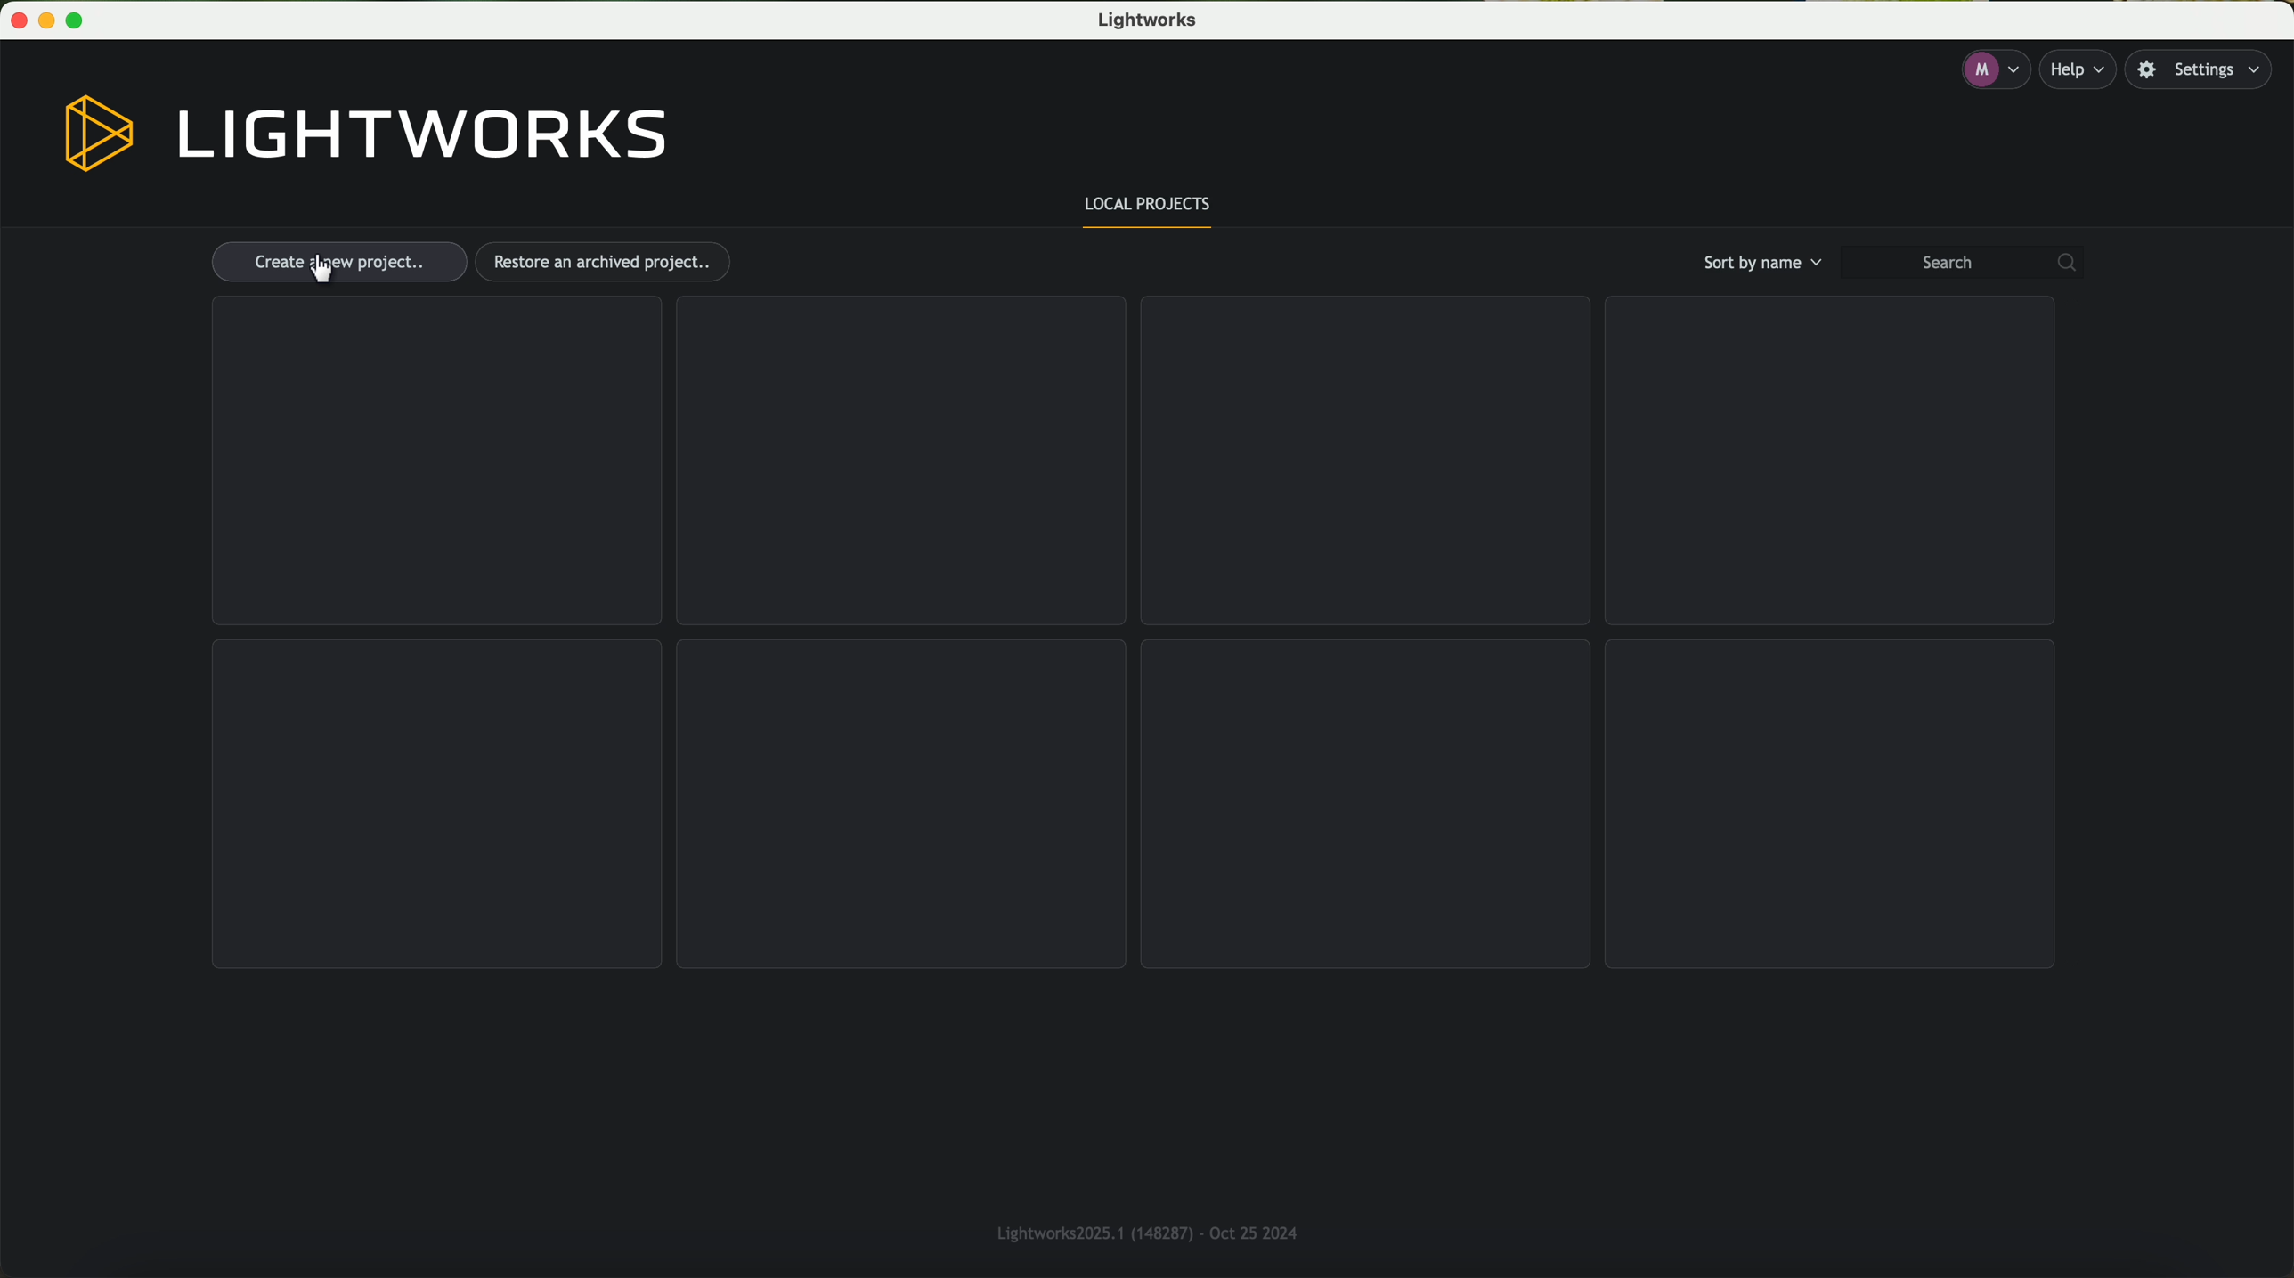 The height and width of the screenshot is (1278, 2294). I want to click on grid, so click(1832, 803).